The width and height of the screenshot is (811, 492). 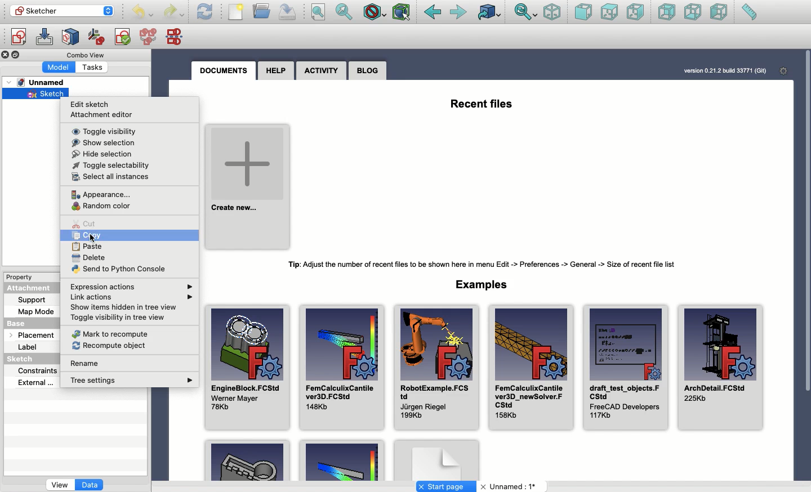 I want to click on Bottom, so click(x=692, y=12).